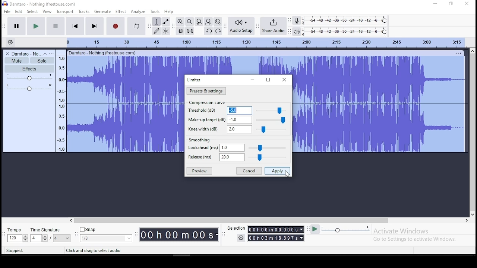 The height and width of the screenshot is (268, 477). What do you see at coordinates (102, 11) in the screenshot?
I see `generate` at bounding box center [102, 11].